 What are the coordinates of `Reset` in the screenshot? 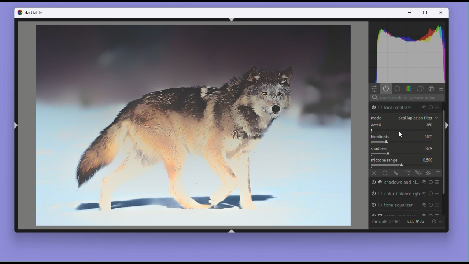 It's located at (431, 205).